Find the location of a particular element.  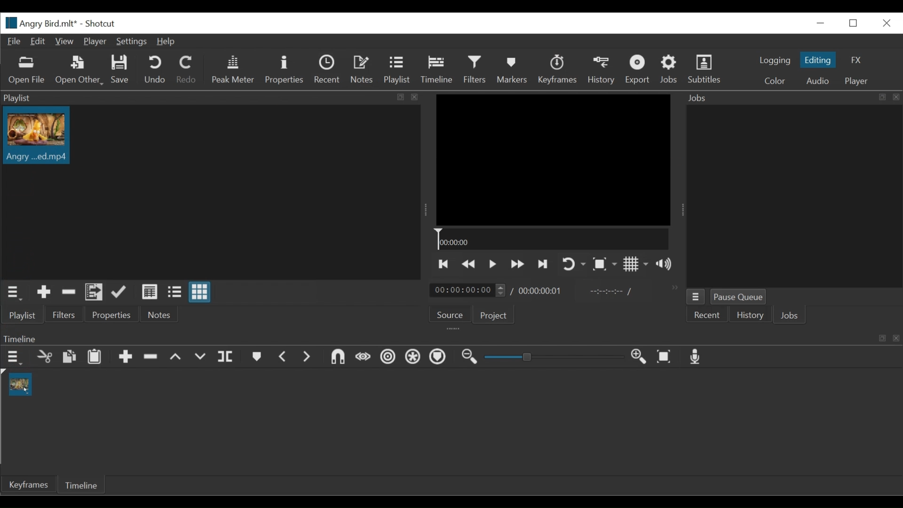

Jobs is located at coordinates (790, 317).